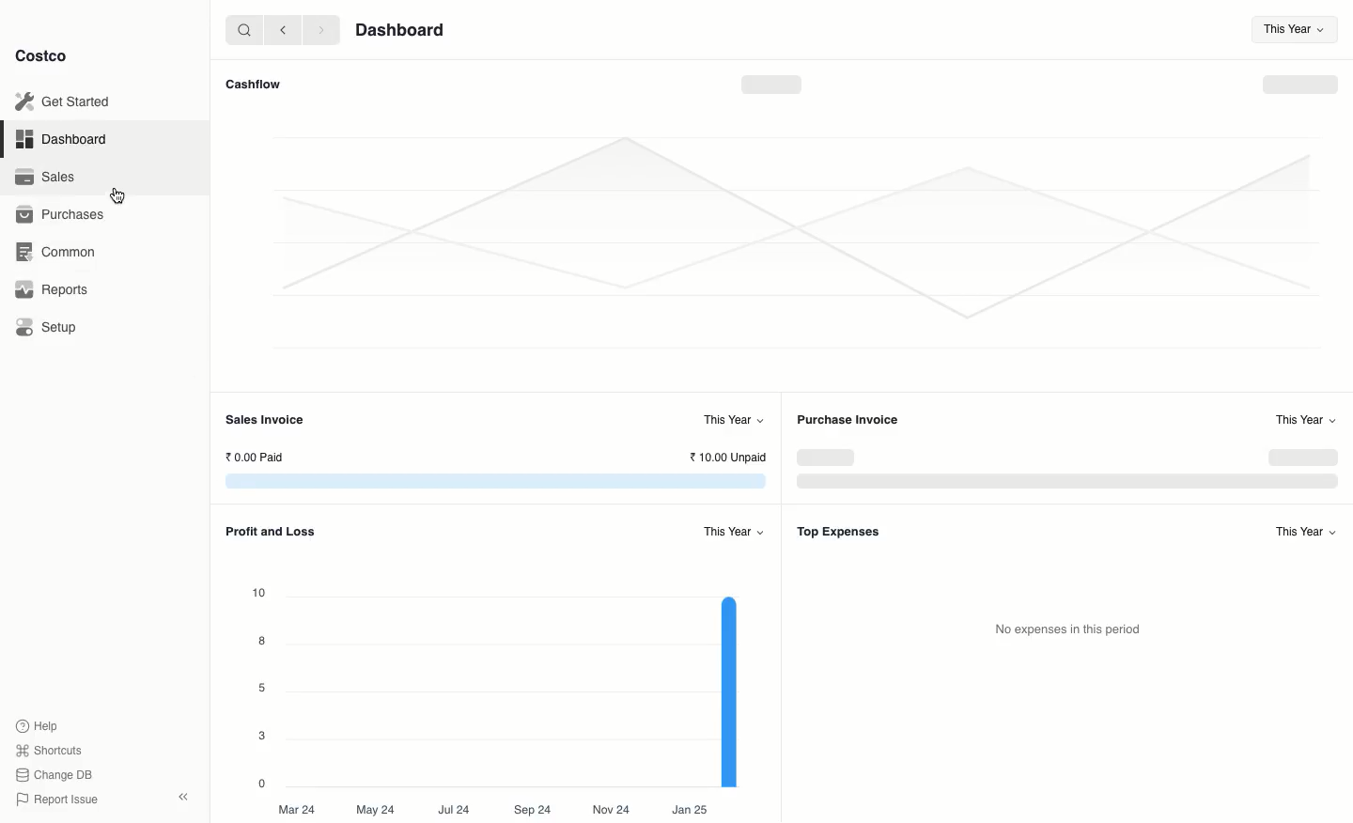  What do you see at coordinates (239, 30) in the screenshot?
I see `Search` at bounding box center [239, 30].